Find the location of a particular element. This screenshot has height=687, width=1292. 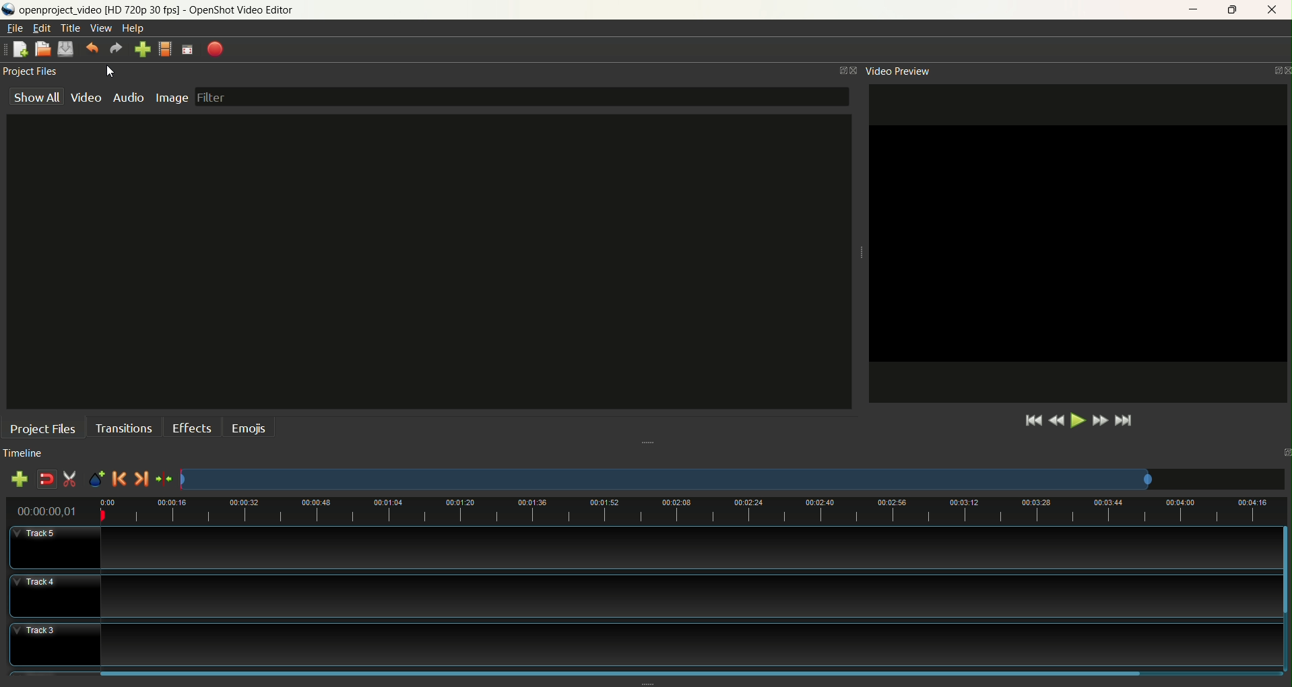

filter is located at coordinates (525, 94).